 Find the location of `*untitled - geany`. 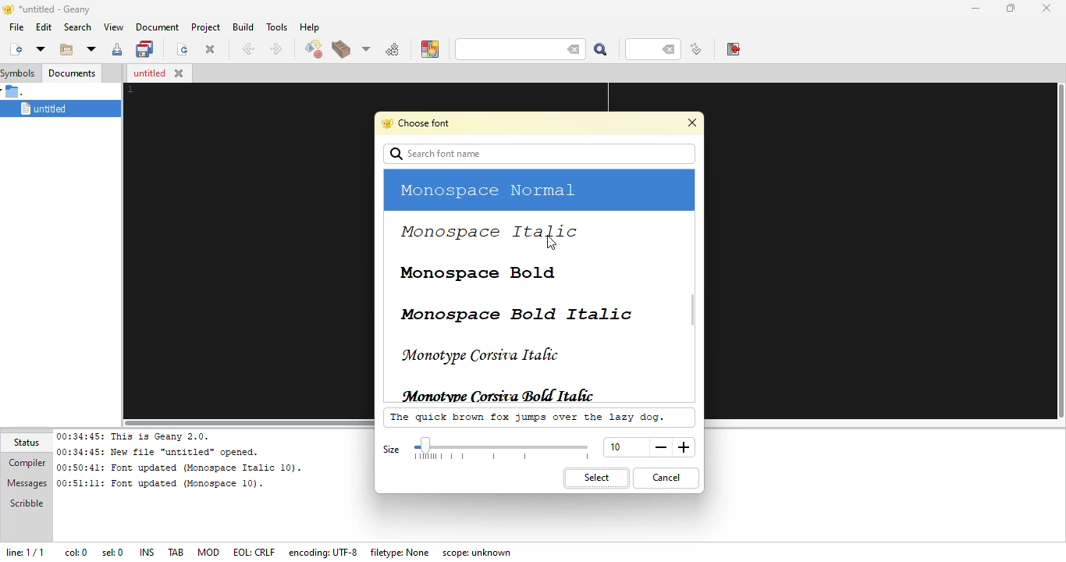

*untitled - geany is located at coordinates (63, 9).